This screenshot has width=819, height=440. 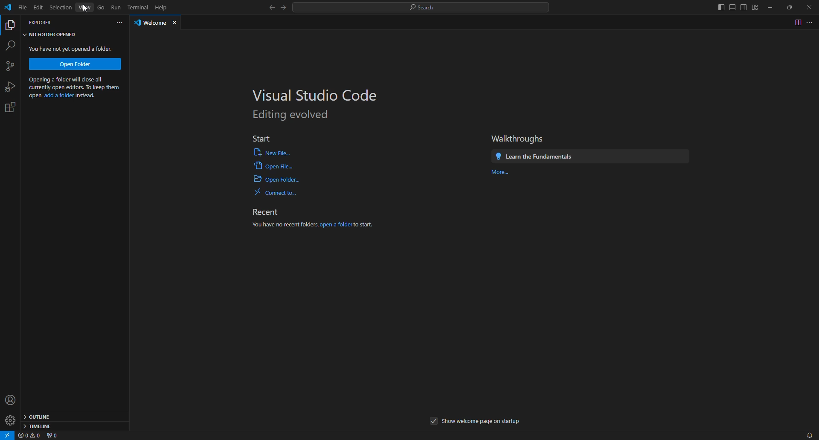 What do you see at coordinates (13, 44) in the screenshot?
I see `find` at bounding box center [13, 44].